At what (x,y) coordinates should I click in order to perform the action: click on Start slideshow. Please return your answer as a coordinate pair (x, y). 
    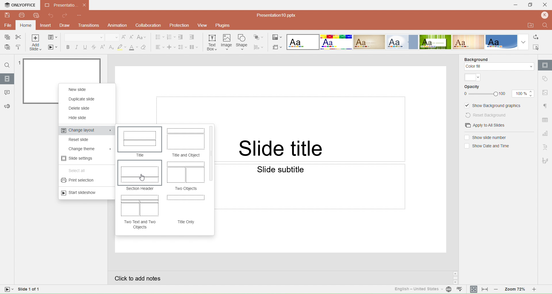
    Looking at the image, I should click on (80, 193).